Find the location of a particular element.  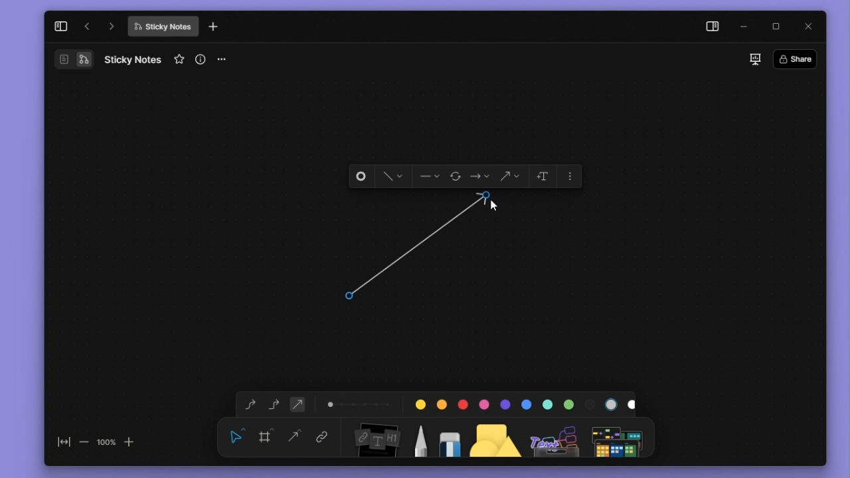

file name is located at coordinates (133, 59).